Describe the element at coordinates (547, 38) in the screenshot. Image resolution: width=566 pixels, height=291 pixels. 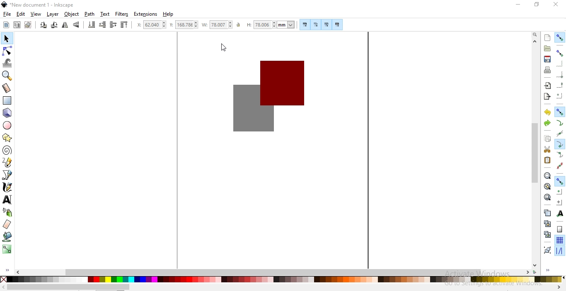
I see `create a document with default background` at that location.